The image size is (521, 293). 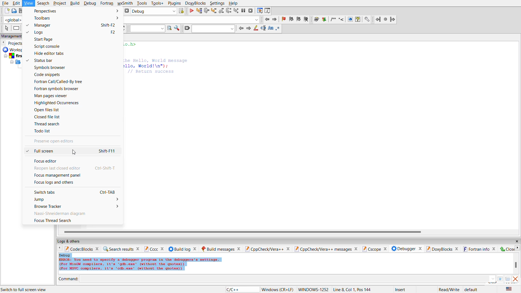 What do you see at coordinates (154, 249) in the screenshot?
I see `cccc` at bounding box center [154, 249].